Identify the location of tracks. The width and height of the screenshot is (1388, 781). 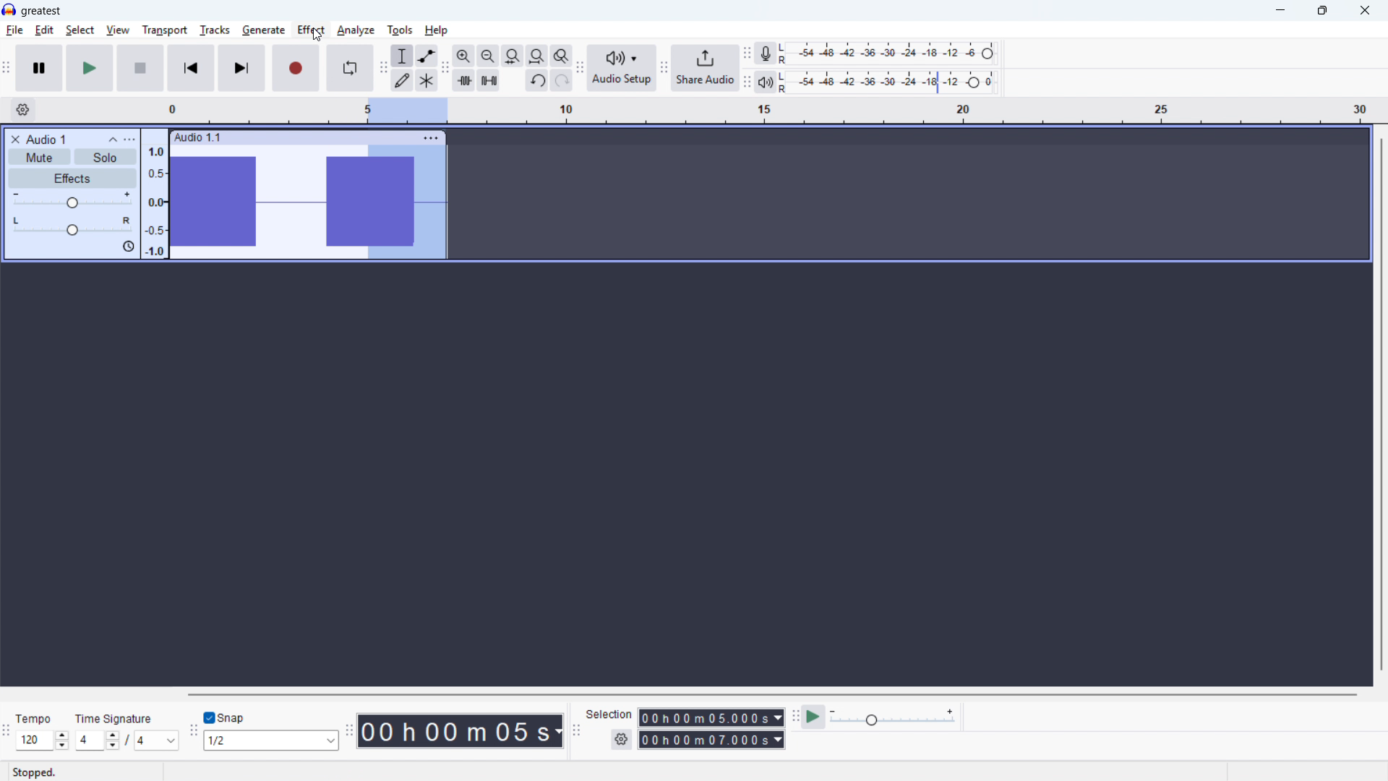
(215, 30).